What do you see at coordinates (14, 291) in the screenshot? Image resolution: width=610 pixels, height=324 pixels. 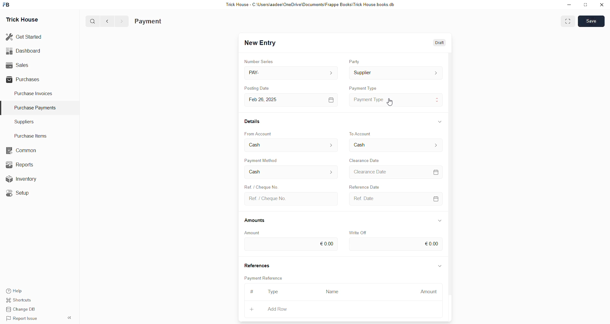 I see `Help` at bounding box center [14, 291].